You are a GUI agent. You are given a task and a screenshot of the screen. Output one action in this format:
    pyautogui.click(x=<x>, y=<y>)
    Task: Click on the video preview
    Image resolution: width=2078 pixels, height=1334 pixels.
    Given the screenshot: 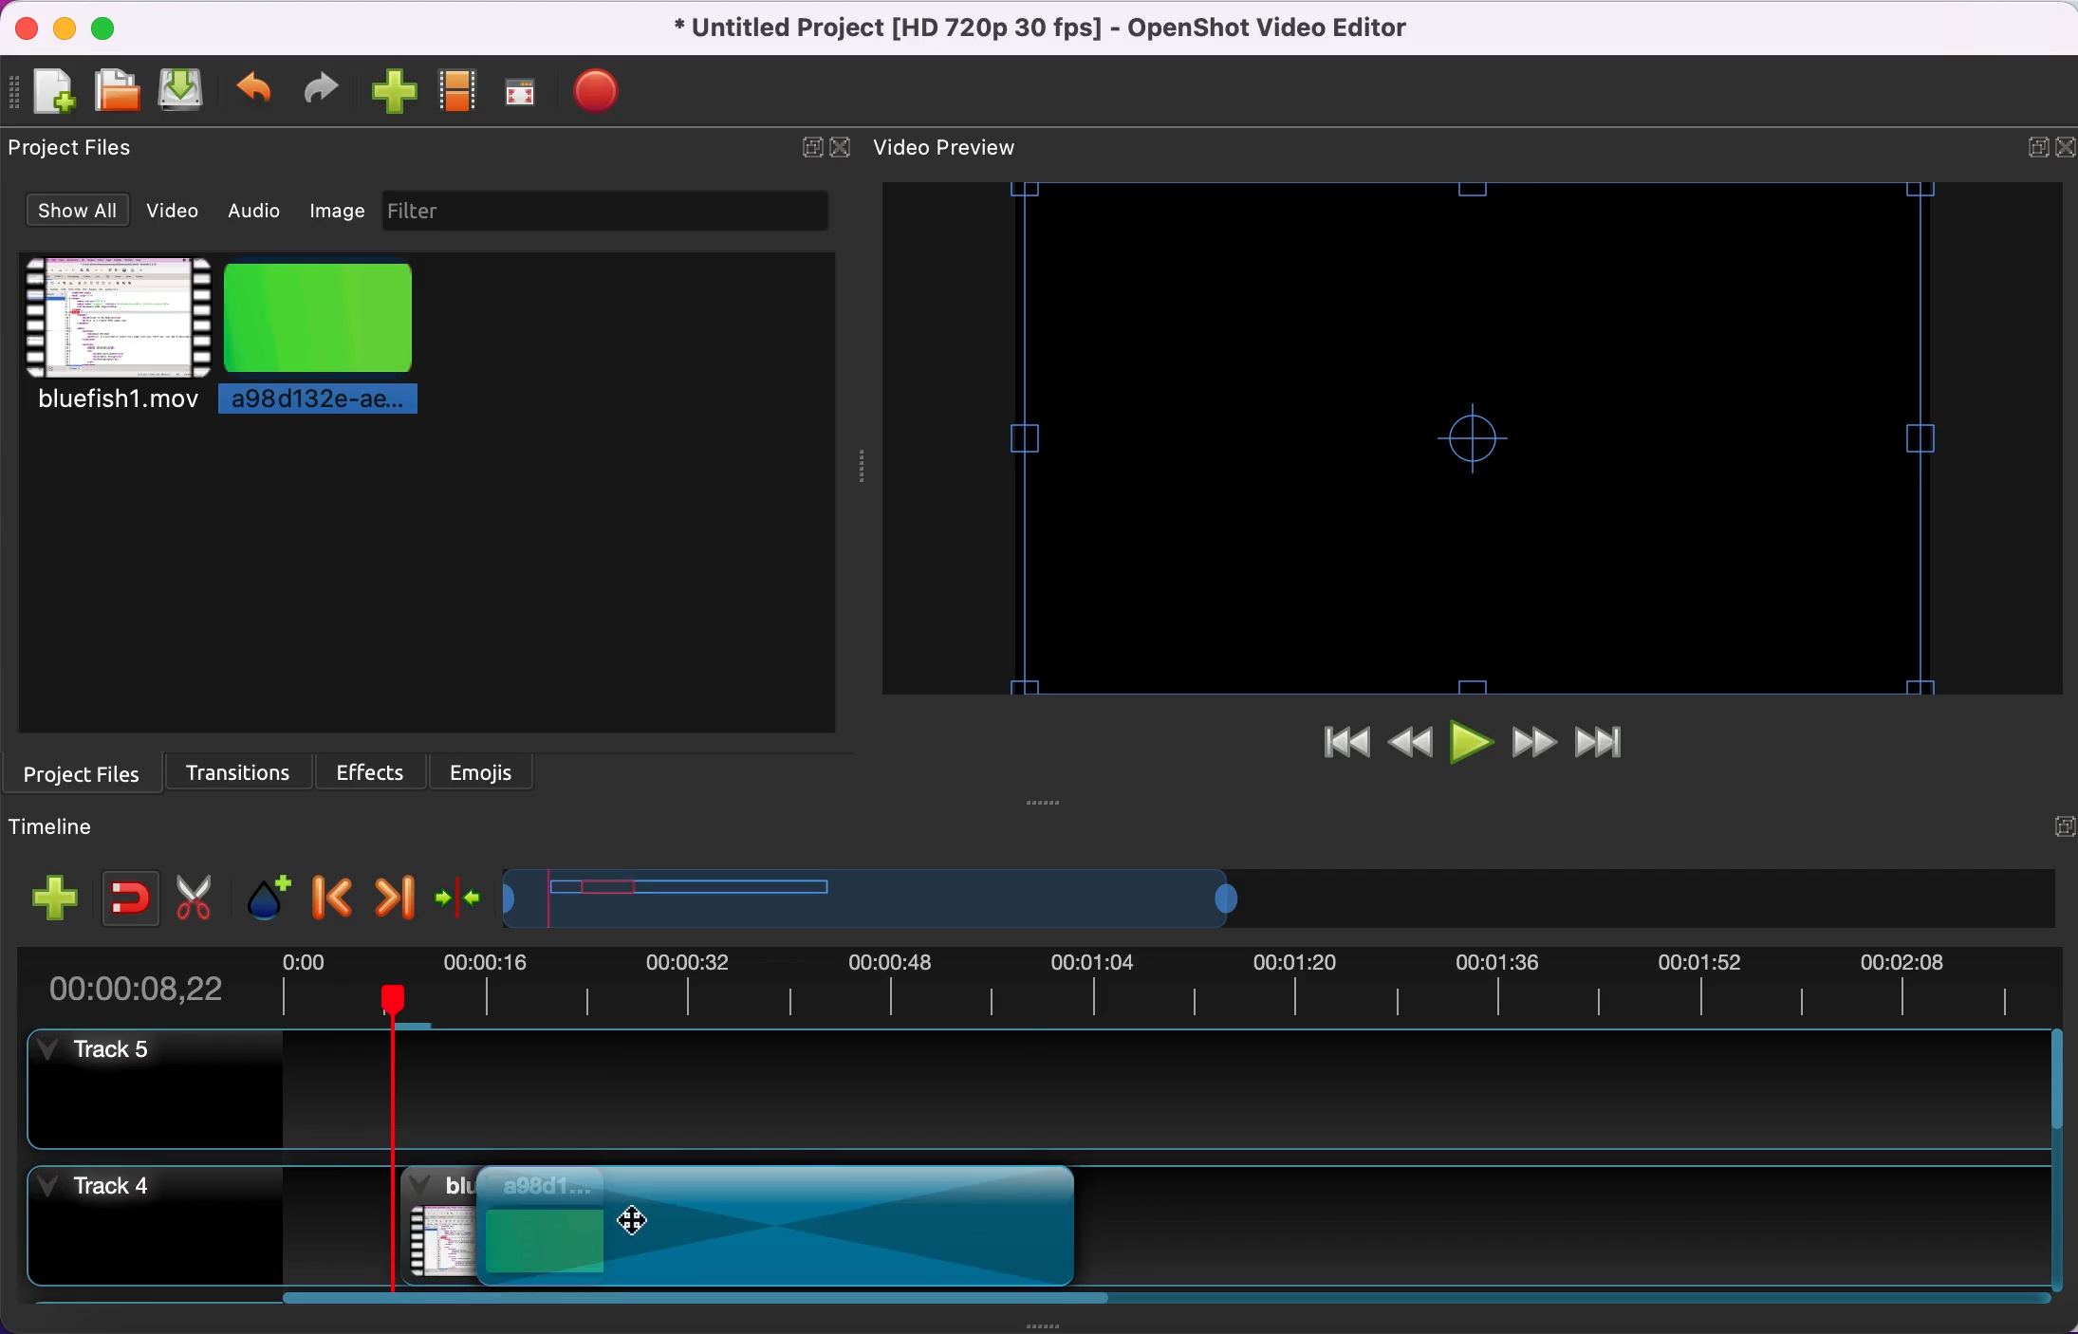 What is the action you would take?
    pyautogui.click(x=965, y=148)
    